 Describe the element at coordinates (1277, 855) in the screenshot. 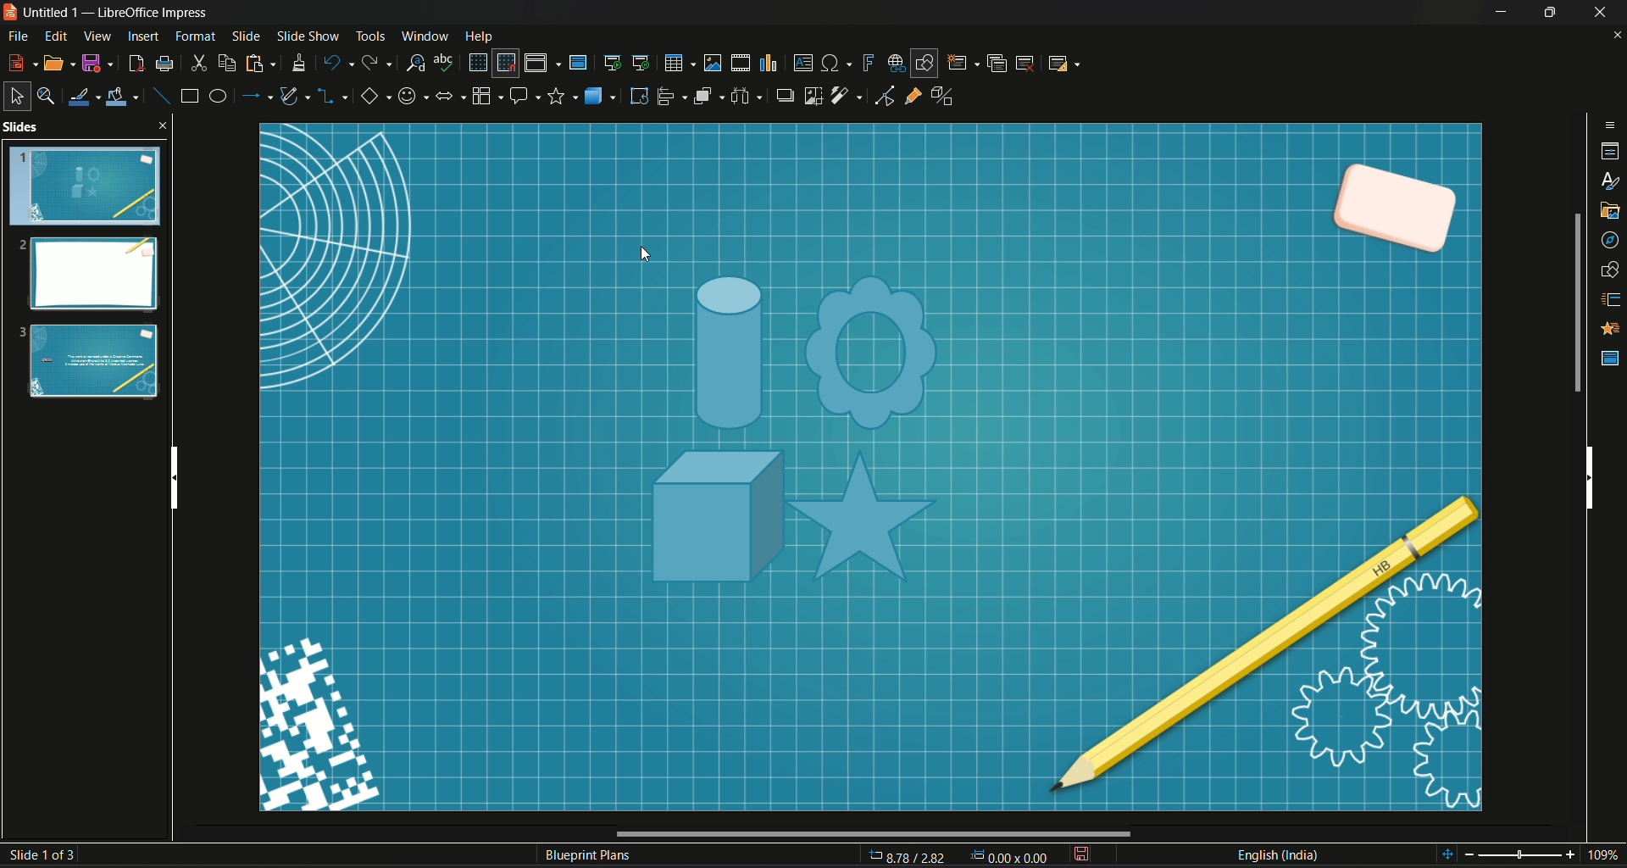

I see `Language` at that location.